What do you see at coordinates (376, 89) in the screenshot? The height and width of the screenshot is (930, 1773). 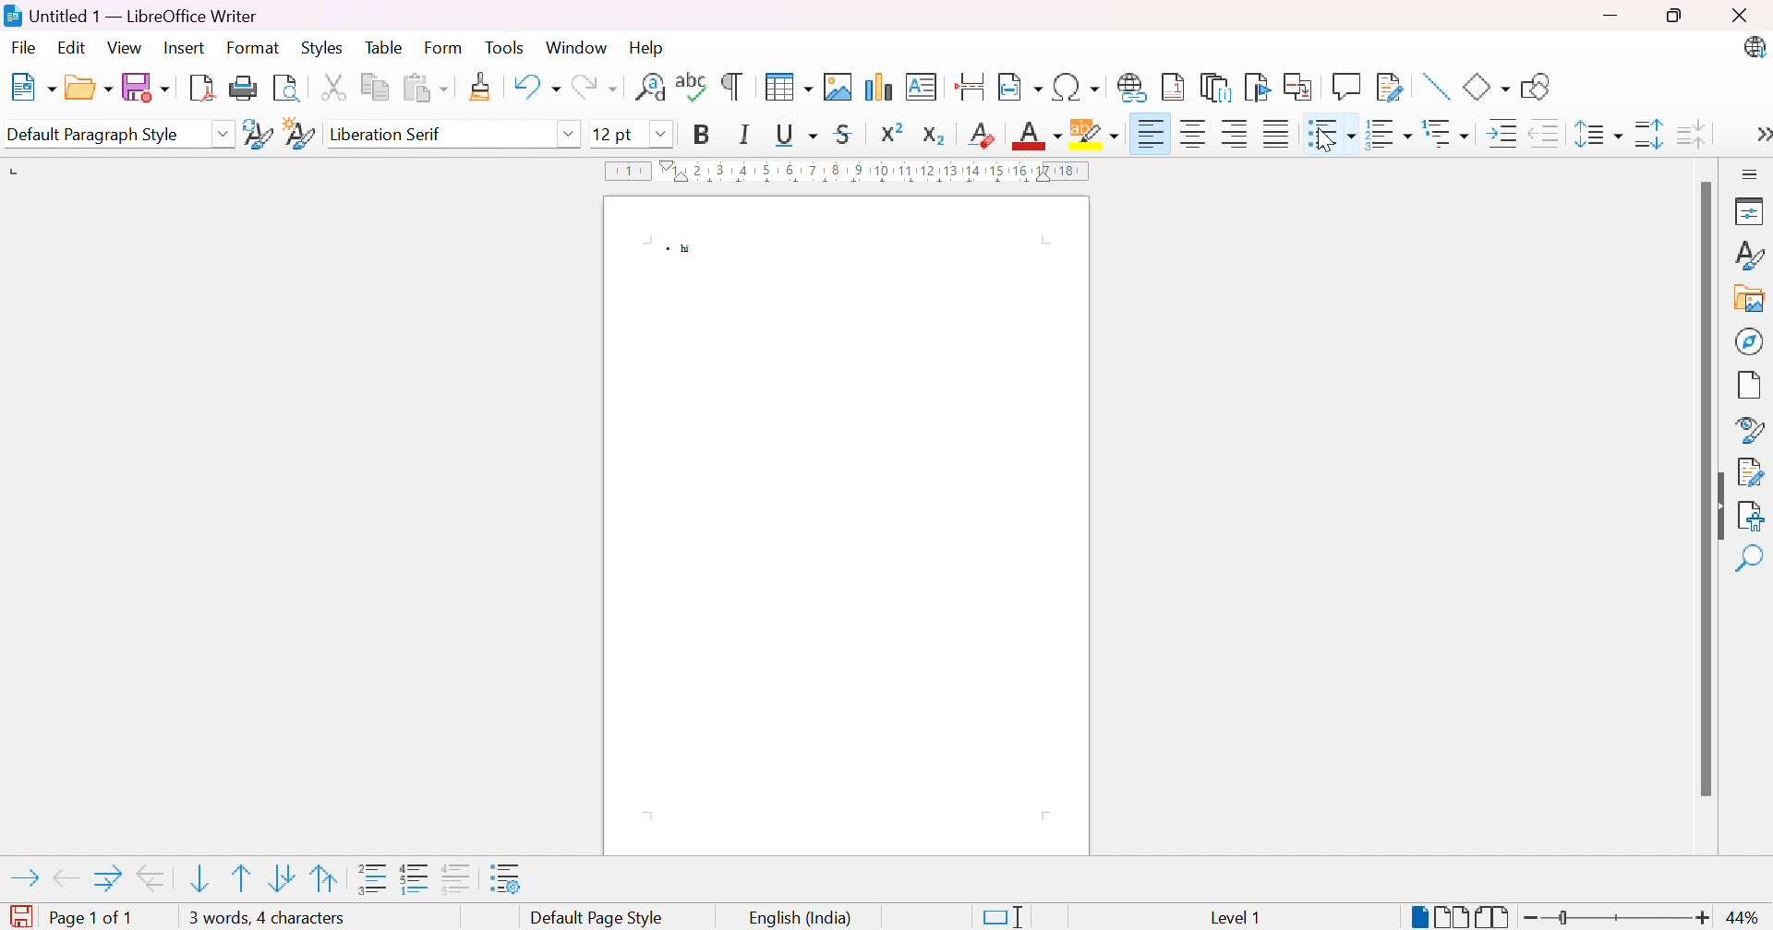 I see `Copy` at bounding box center [376, 89].